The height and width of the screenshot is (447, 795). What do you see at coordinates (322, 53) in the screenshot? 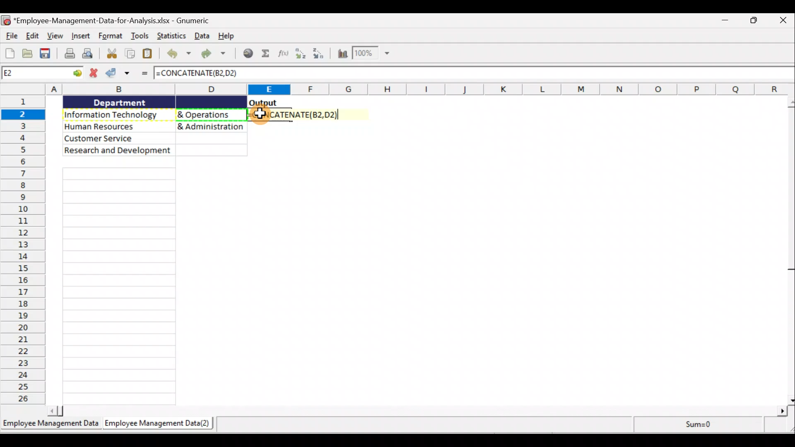
I see `Sort Descending` at bounding box center [322, 53].